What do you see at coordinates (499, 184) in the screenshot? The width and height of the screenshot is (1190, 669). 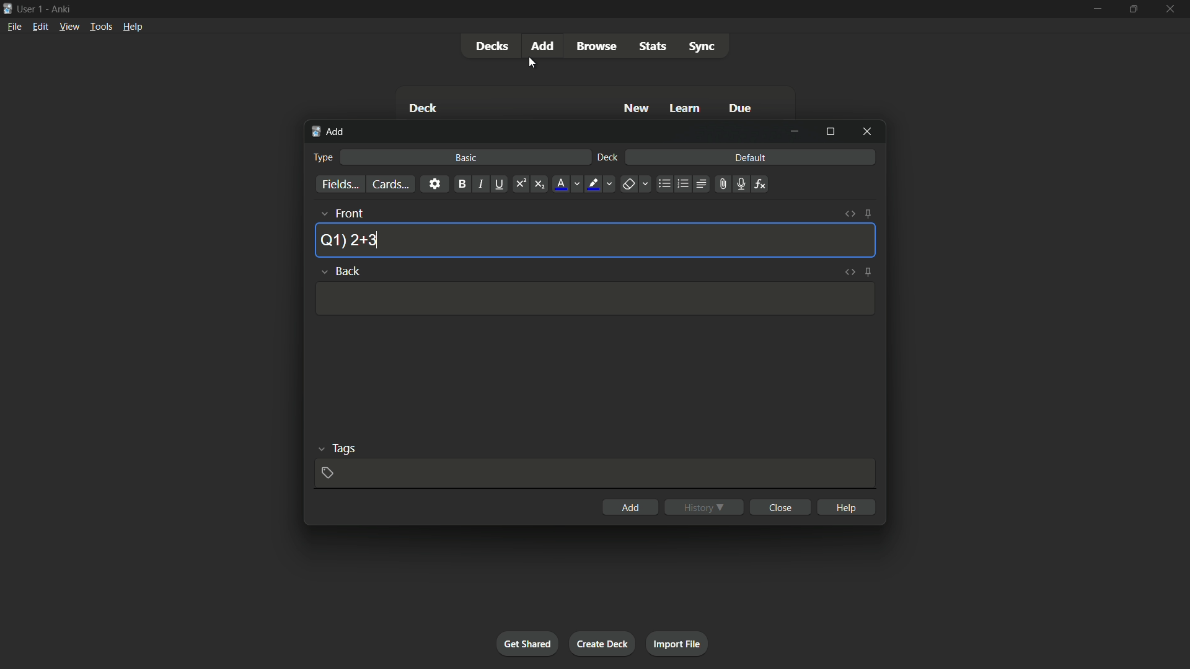 I see `underline` at bounding box center [499, 184].